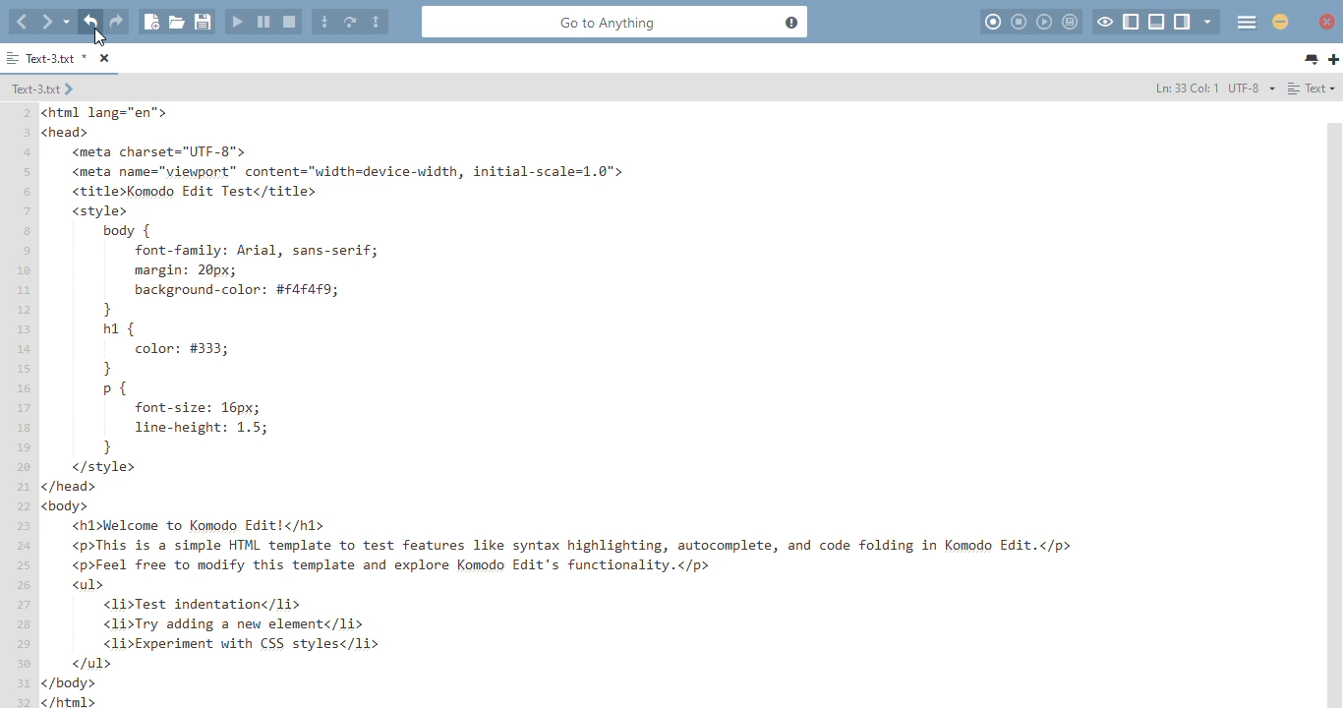 The height and width of the screenshot is (708, 1343). Describe the element at coordinates (100, 37) in the screenshot. I see `cursor` at that location.